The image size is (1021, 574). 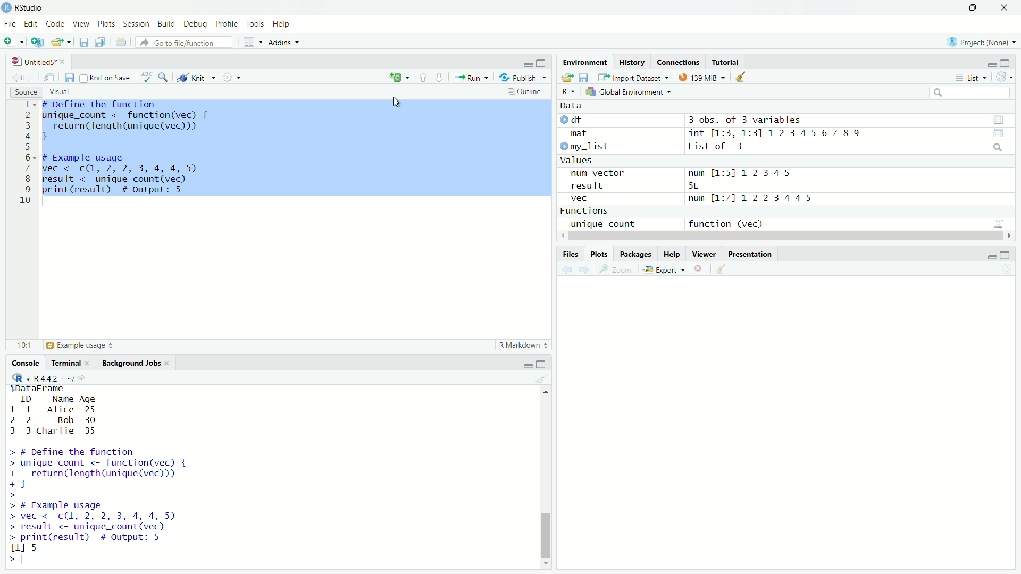 I want to click on knit, so click(x=196, y=78).